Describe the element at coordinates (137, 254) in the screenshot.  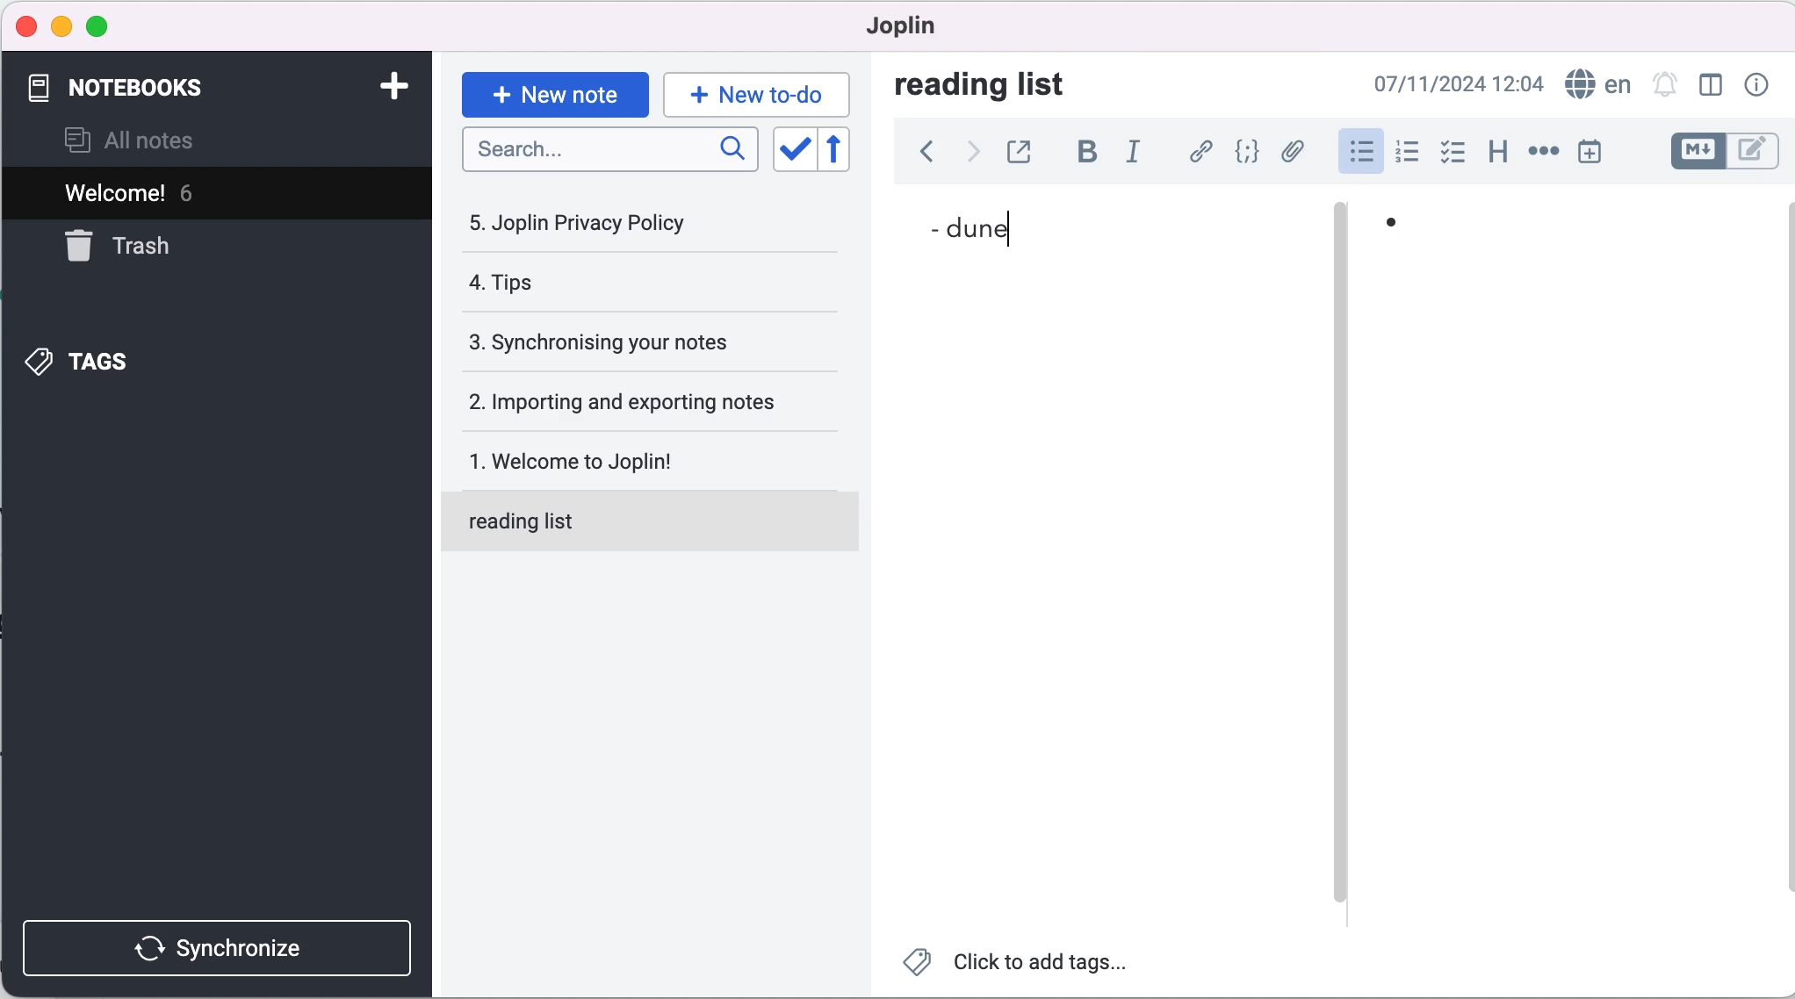
I see `trash` at that location.